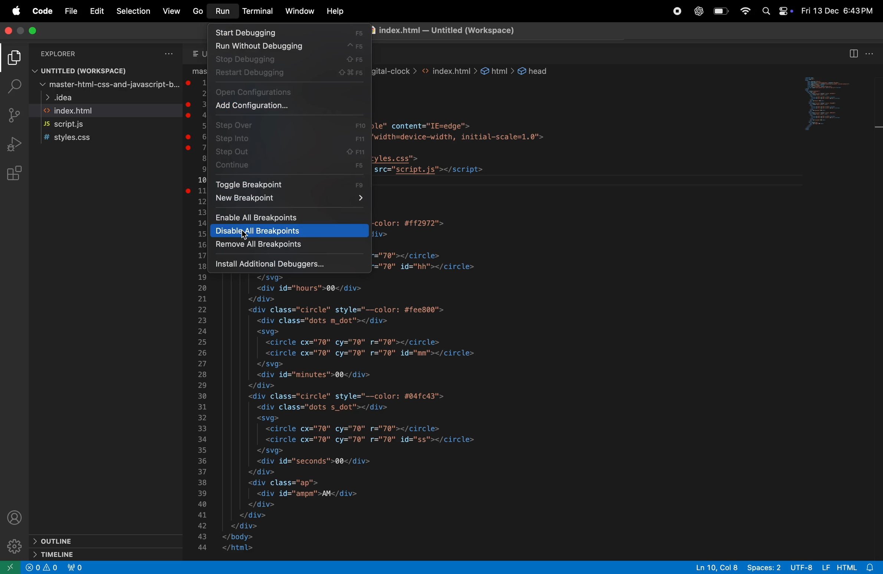 The width and height of the screenshot is (883, 574). What do you see at coordinates (12, 567) in the screenshot?
I see `open remote view` at bounding box center [12, 567].